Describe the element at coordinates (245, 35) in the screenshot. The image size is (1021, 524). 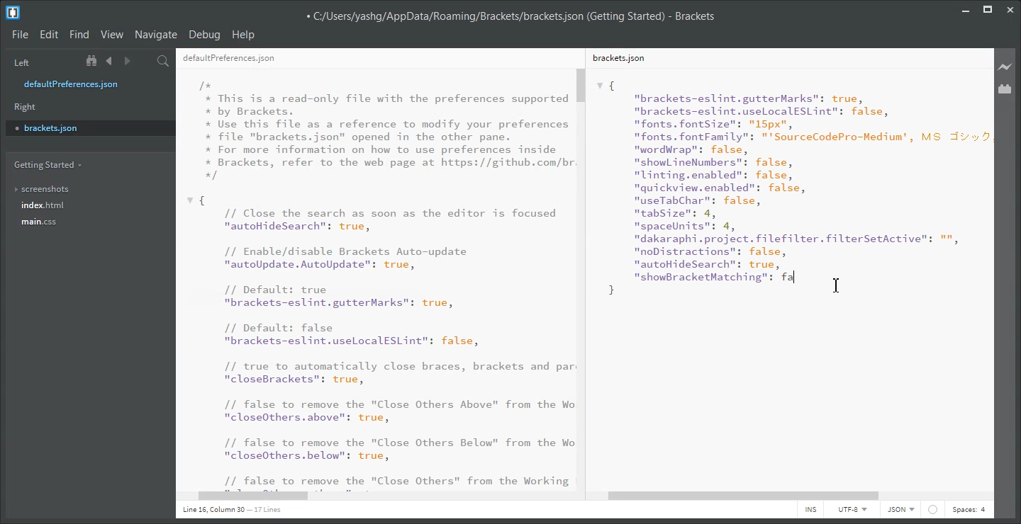
I see `Help` at that location.